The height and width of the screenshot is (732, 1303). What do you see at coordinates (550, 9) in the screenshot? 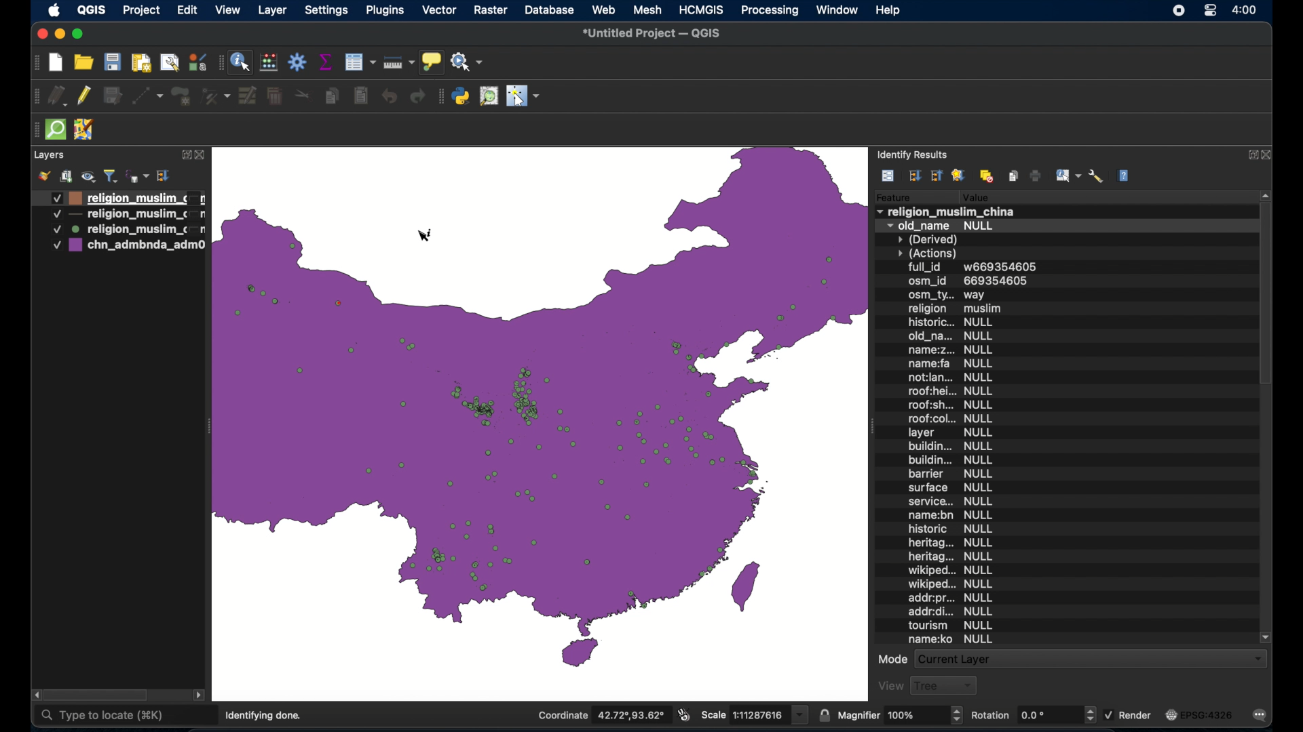
I see `database` at bounding box center [550, 9].